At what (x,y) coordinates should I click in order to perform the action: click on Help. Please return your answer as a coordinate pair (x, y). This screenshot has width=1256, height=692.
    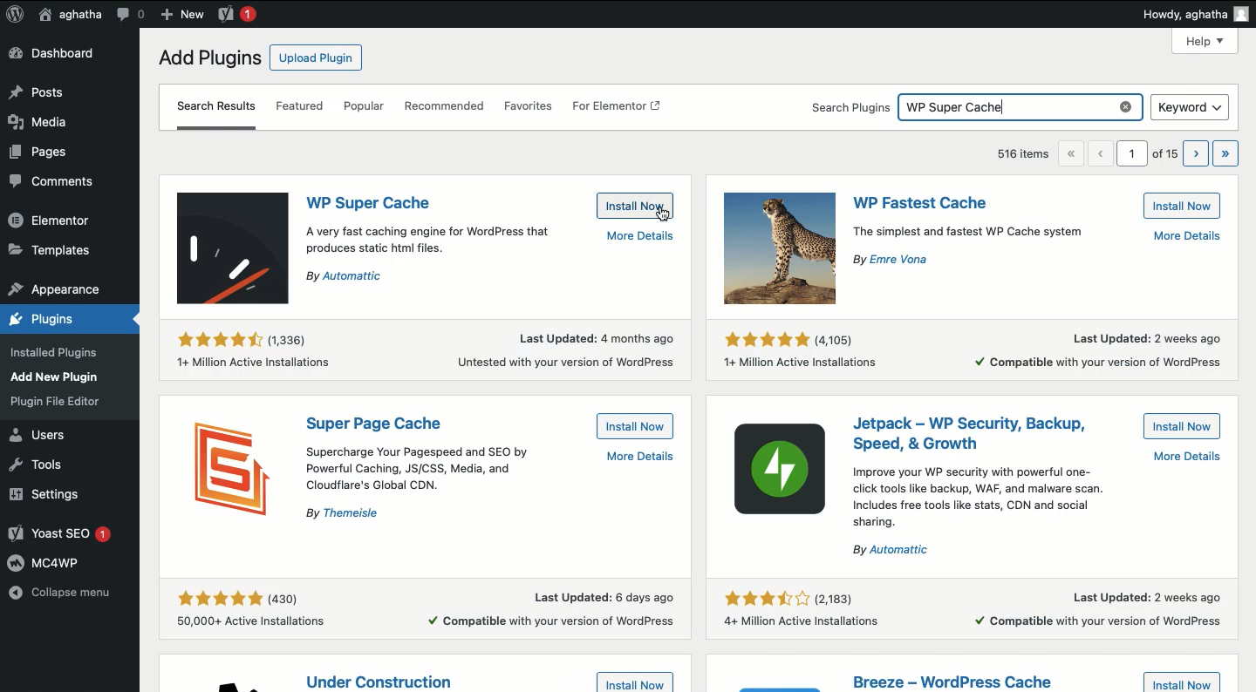
    Looking at the image, I should click on (1206, 42).